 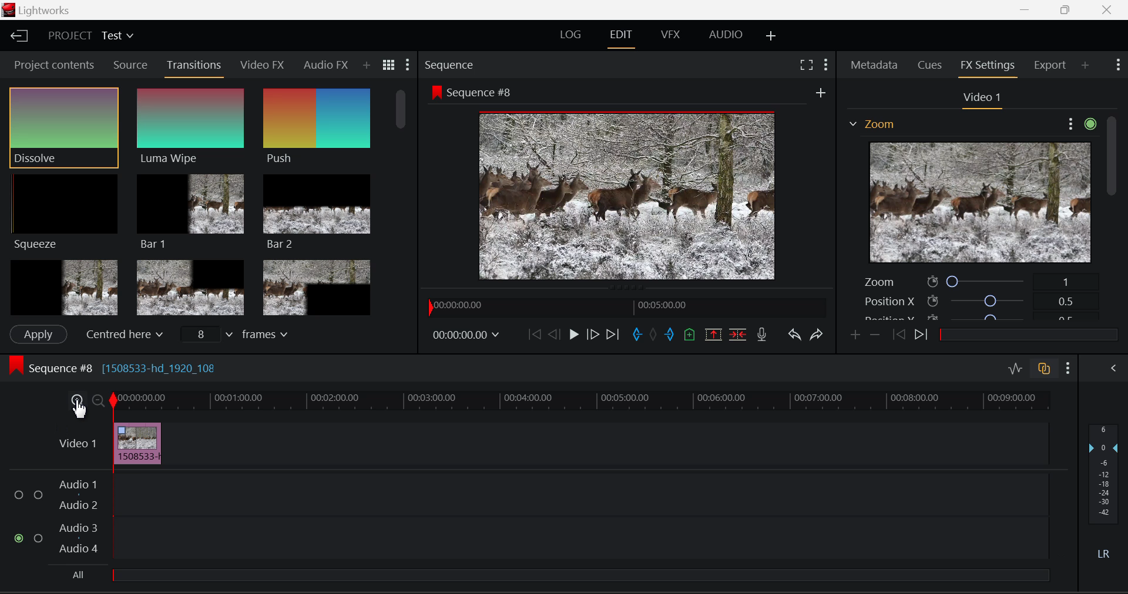 What do you see at coordinates (161, 370) in the screenshot?
I see `[1508533-hd_1920_108` at bounding box center [161, 370].